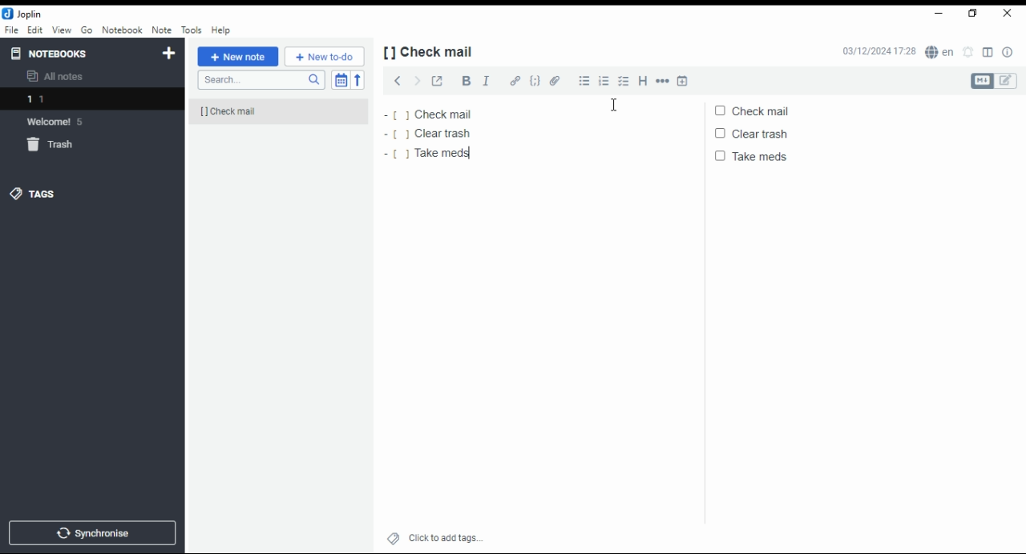  Describe the element at coordinates (434, 51) in the screenshot. I see `[] check mail` at that location.